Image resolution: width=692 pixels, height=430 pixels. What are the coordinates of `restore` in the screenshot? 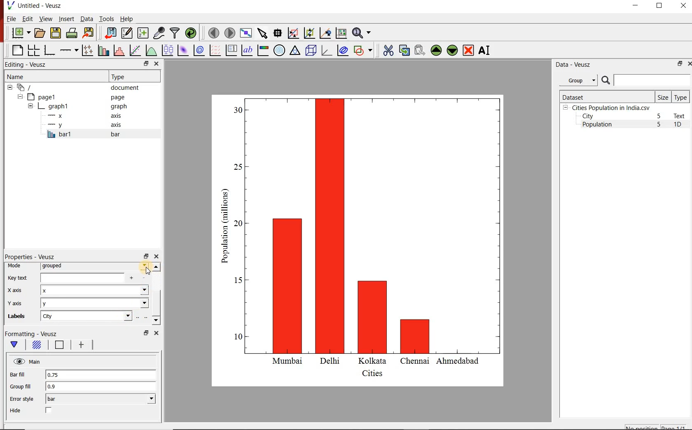 It's located at (145, 256).